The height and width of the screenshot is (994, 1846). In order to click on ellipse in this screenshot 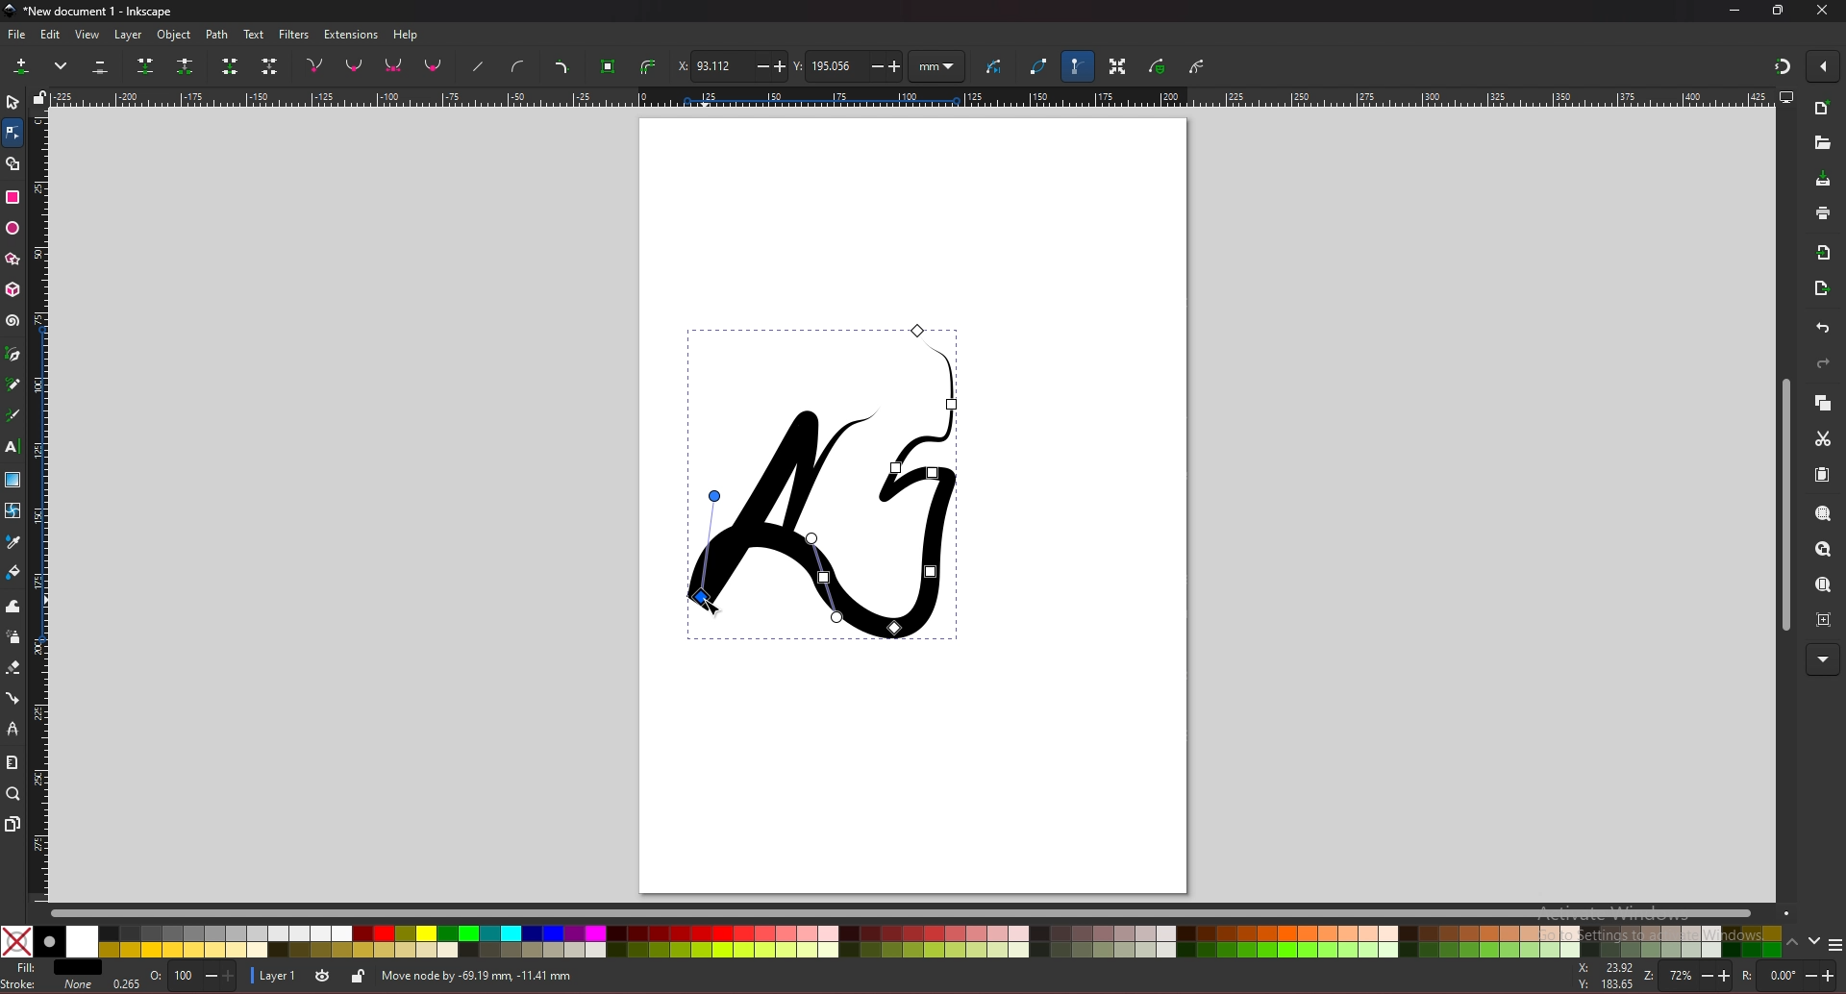, I will do `click(12, 228)`.